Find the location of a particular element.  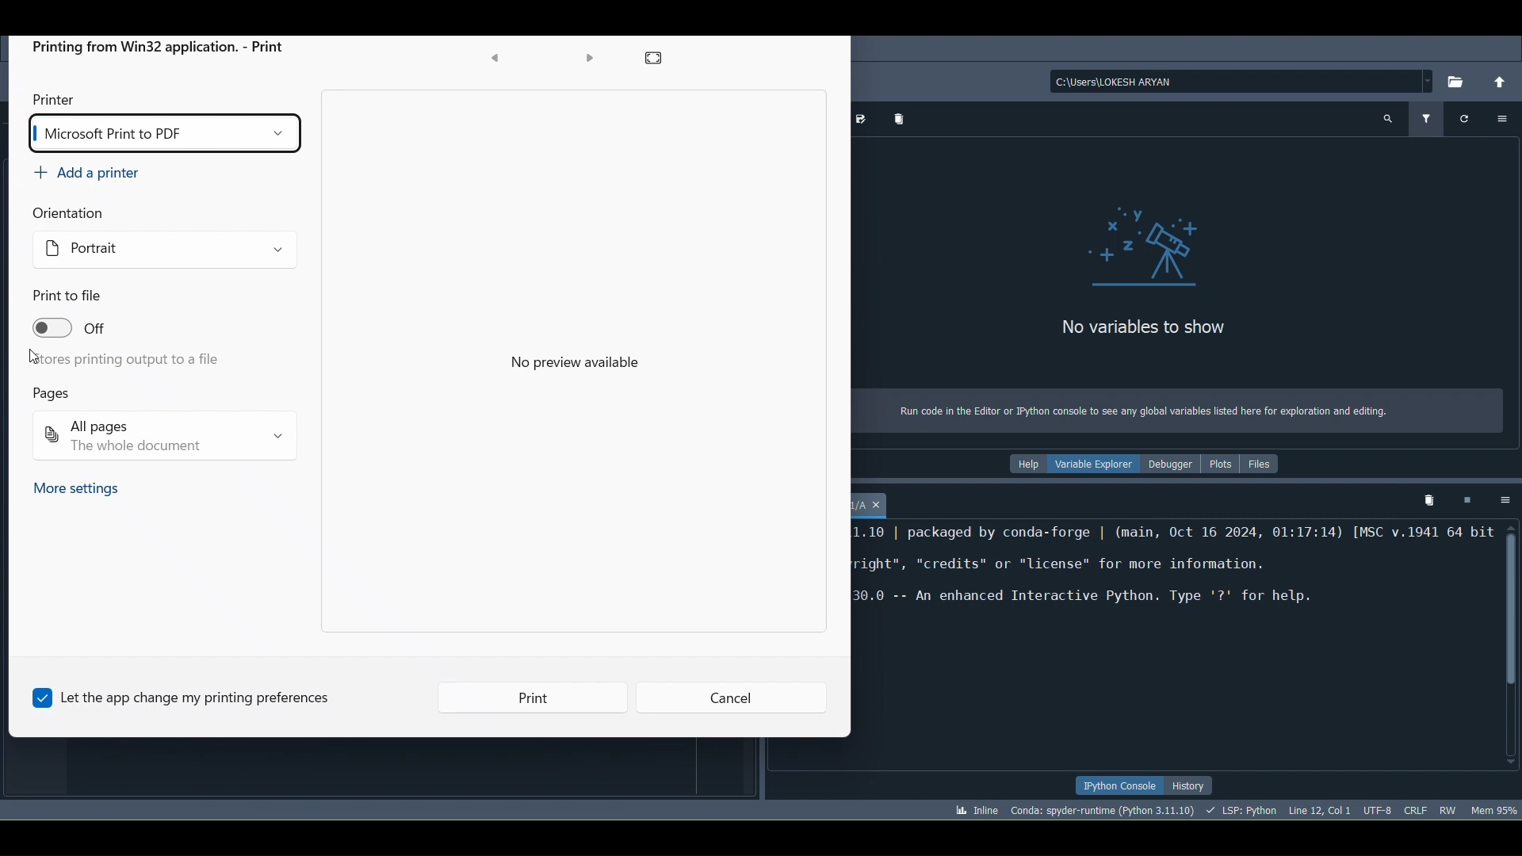

Help is located at coordinates (1027, 465).